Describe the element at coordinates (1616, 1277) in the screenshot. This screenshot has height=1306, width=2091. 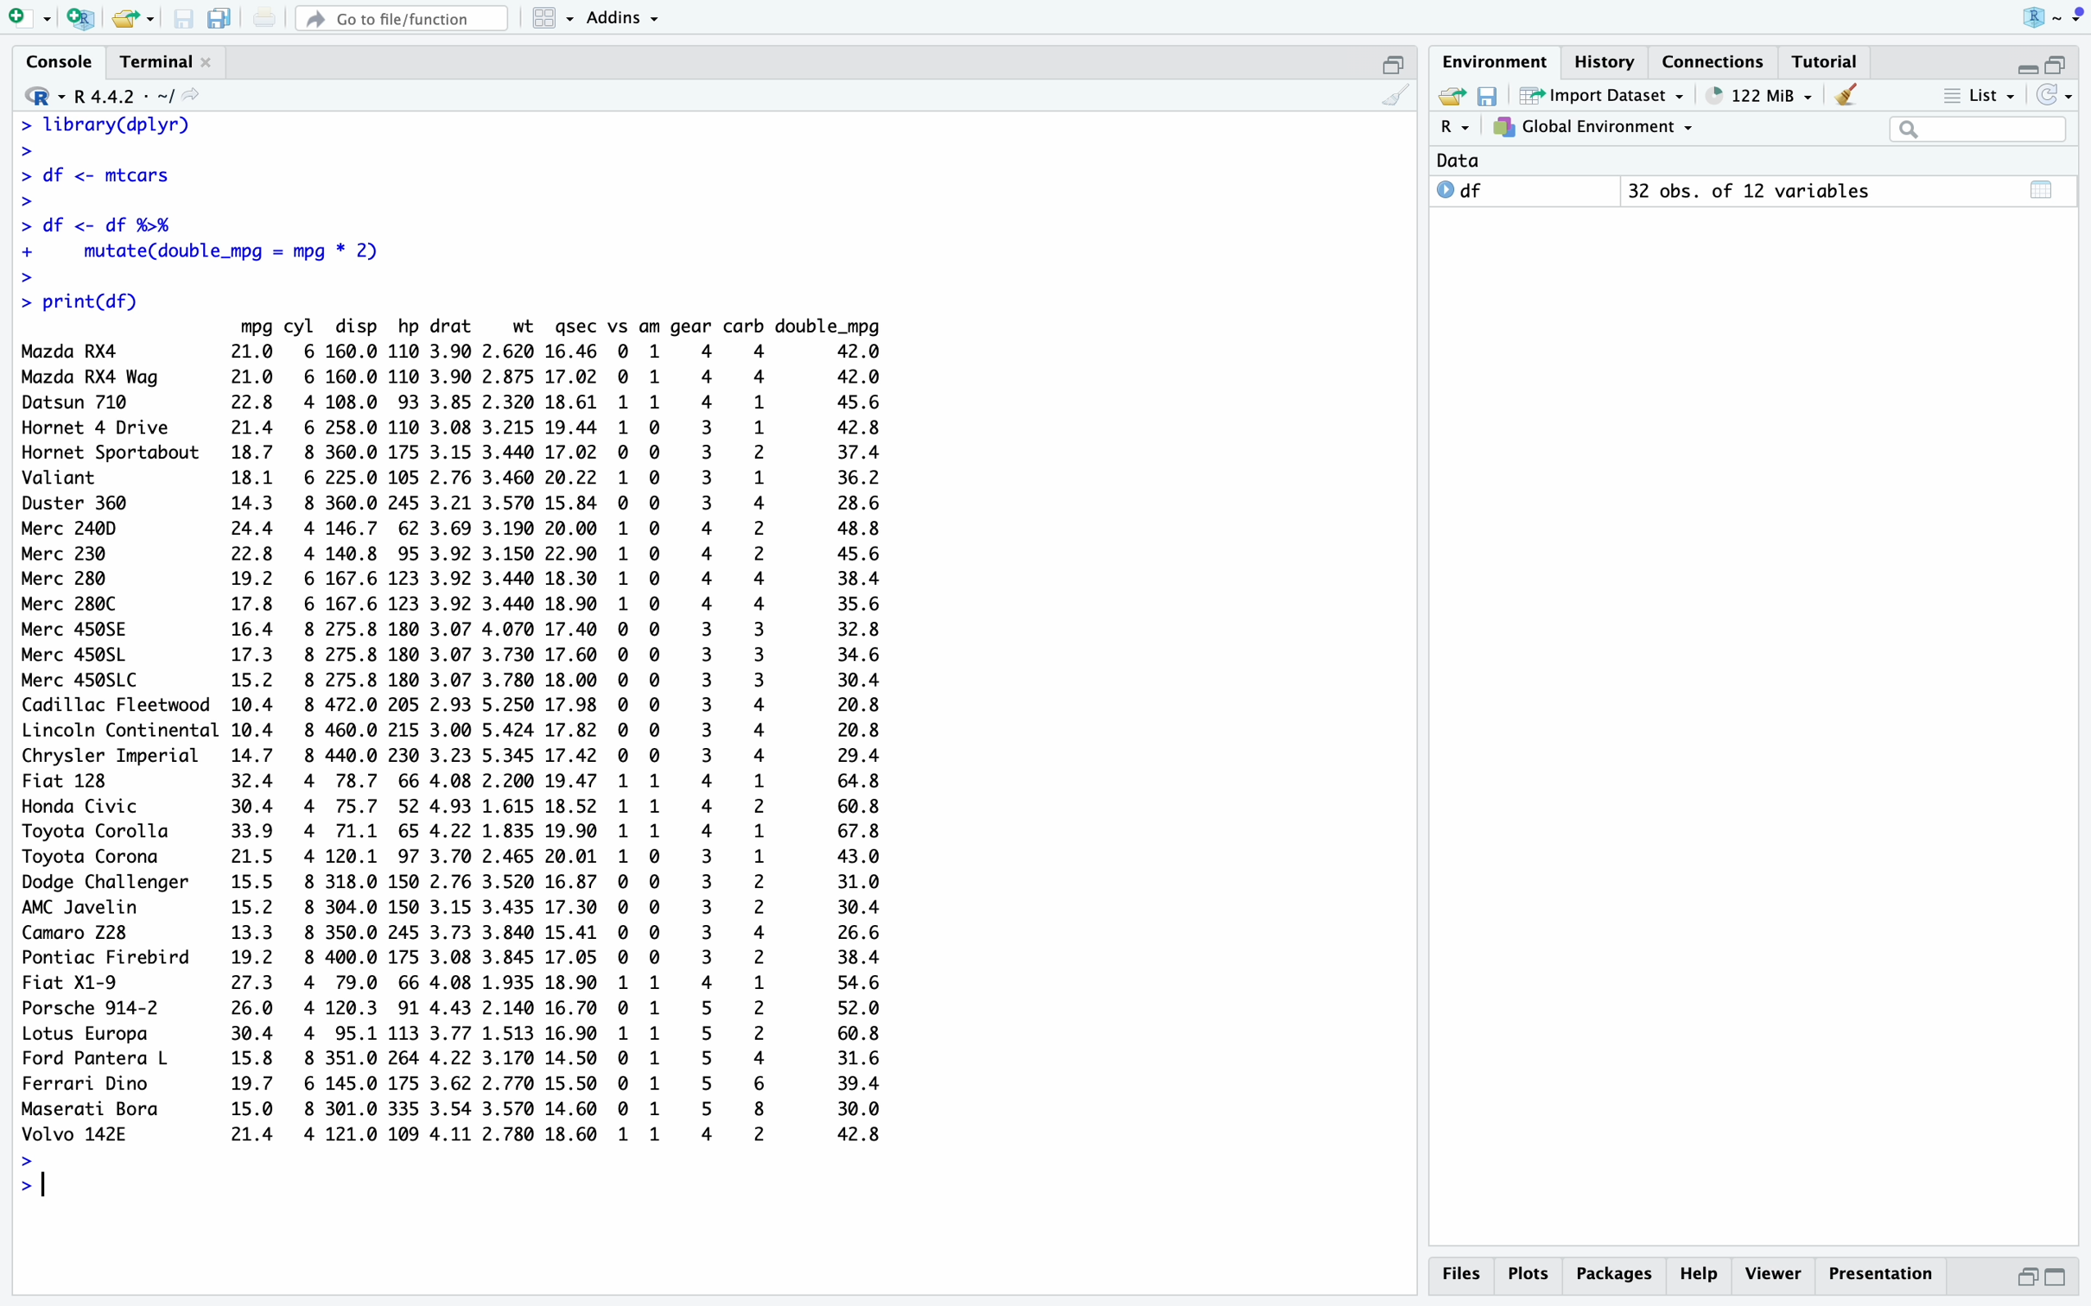
I see `packages` at that location.